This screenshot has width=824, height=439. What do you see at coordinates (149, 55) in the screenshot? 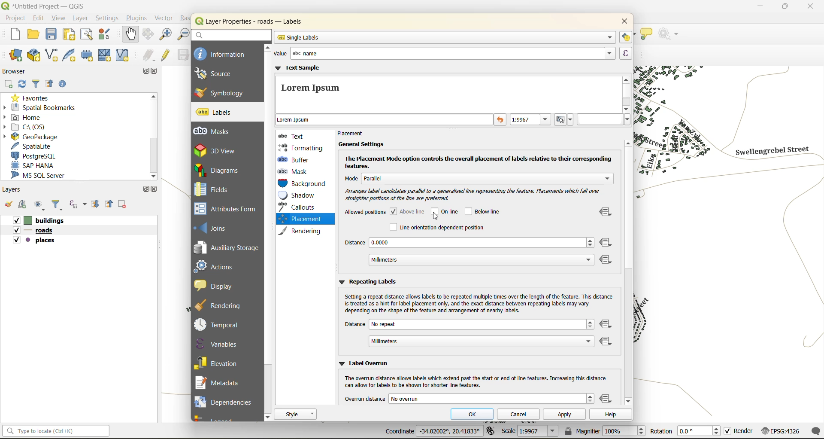
I see `edits` at bounding box center [149, 55].